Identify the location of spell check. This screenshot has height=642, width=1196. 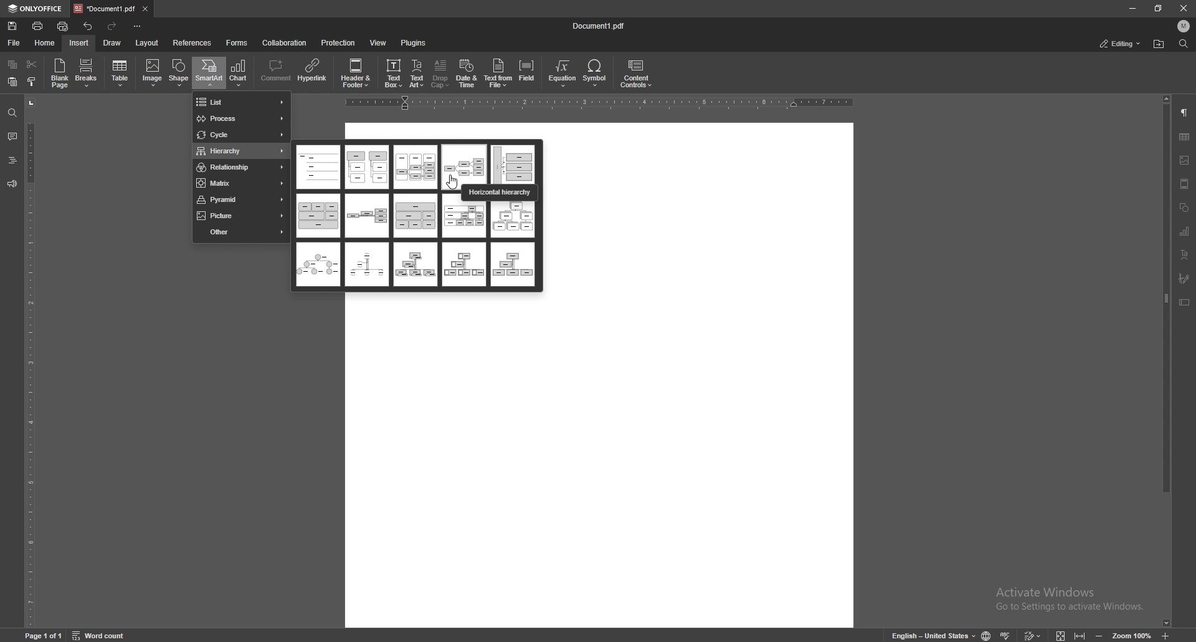
(1006, 635).